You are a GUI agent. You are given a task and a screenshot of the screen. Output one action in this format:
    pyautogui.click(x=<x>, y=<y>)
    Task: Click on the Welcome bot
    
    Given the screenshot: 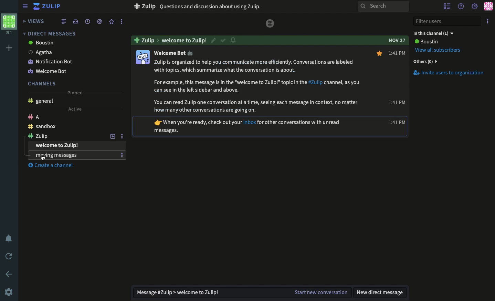 What is the action you would take?
    pyautogui.click(x=65, y=71)
    